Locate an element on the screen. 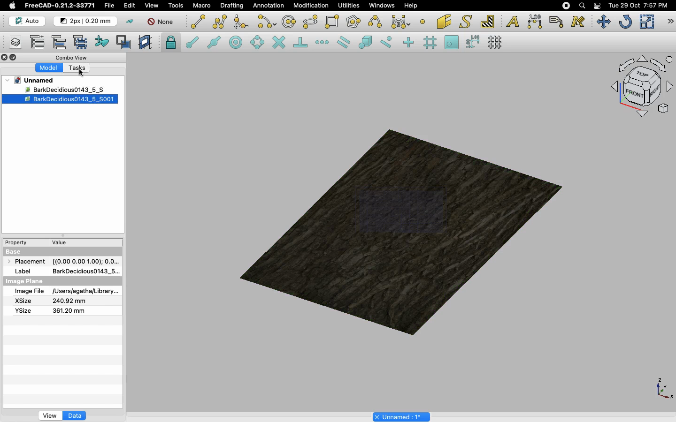 Image resolution: width=676 pixels, height=422 pixels. Base is located at coordinates (15, 251).